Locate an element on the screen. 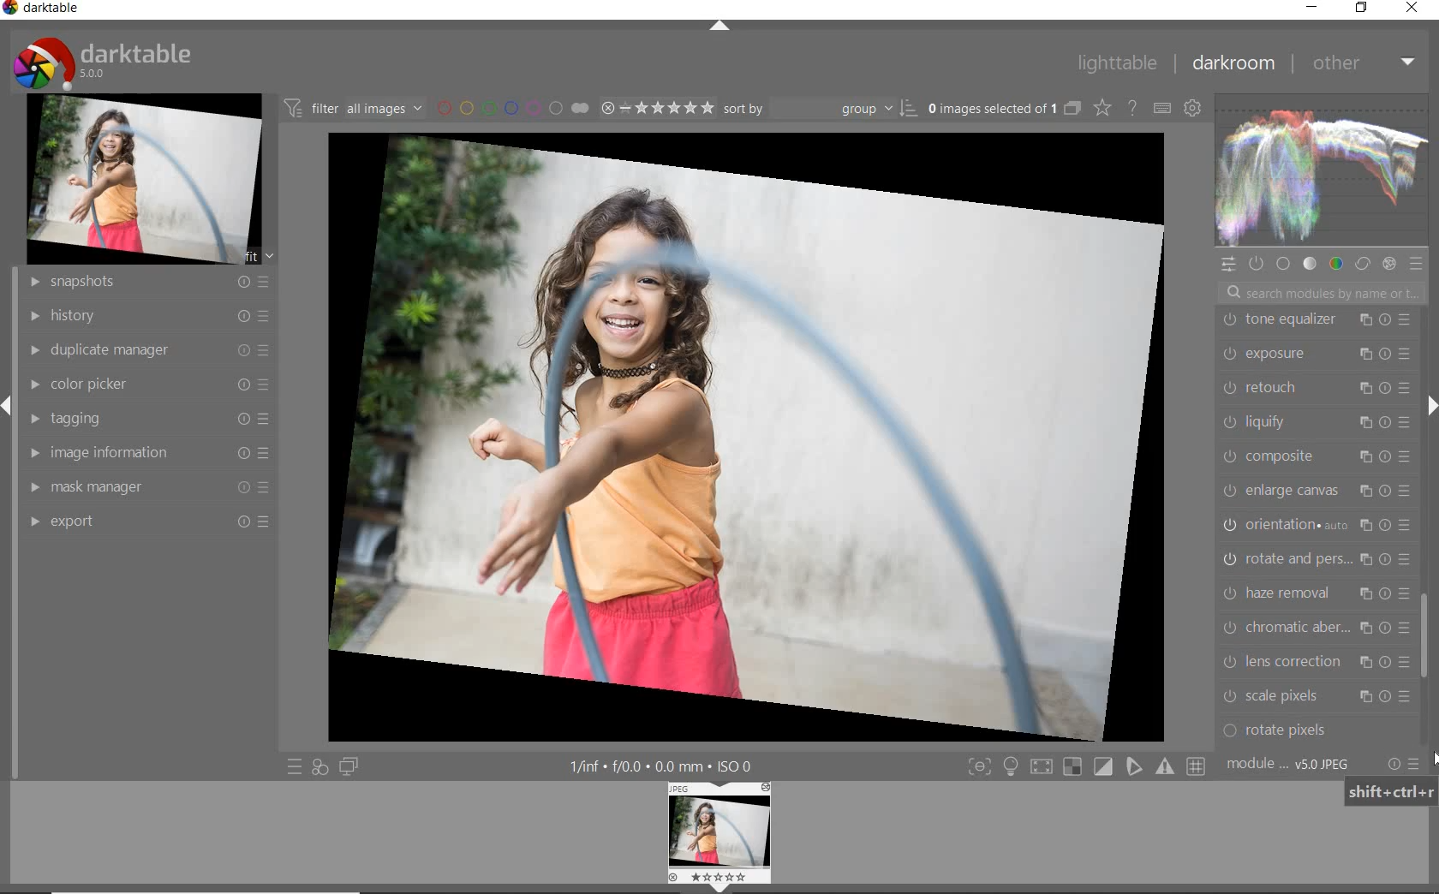  toggle mode is located at coordinates (1085, 766).